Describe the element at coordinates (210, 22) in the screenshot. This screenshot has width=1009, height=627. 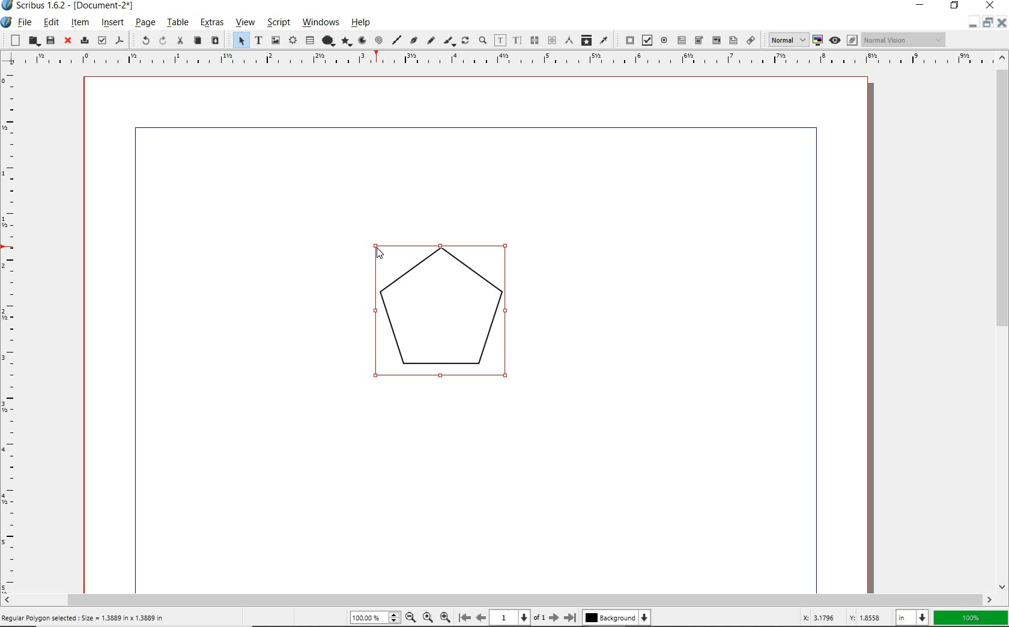
I see `extras` at that location.